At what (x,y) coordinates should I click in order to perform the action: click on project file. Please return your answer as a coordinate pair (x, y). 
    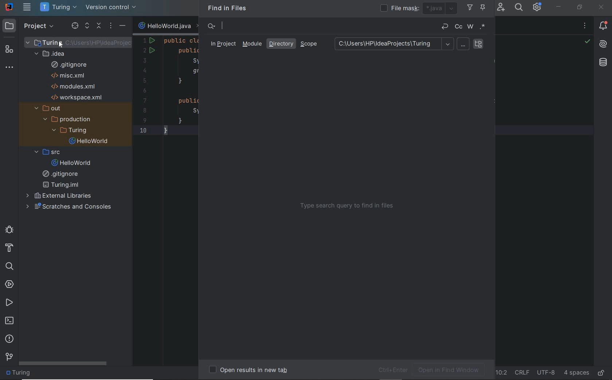
    Looking at the image, I should click on (102, 43).